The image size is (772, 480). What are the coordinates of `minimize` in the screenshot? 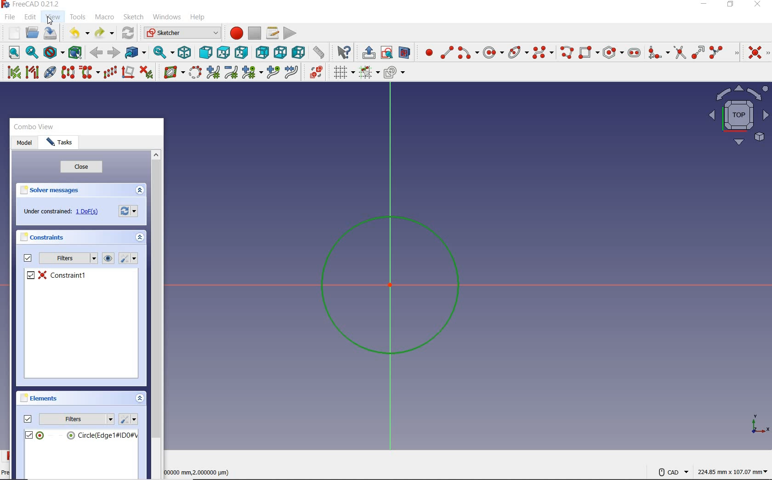 It's located at (704, 5).